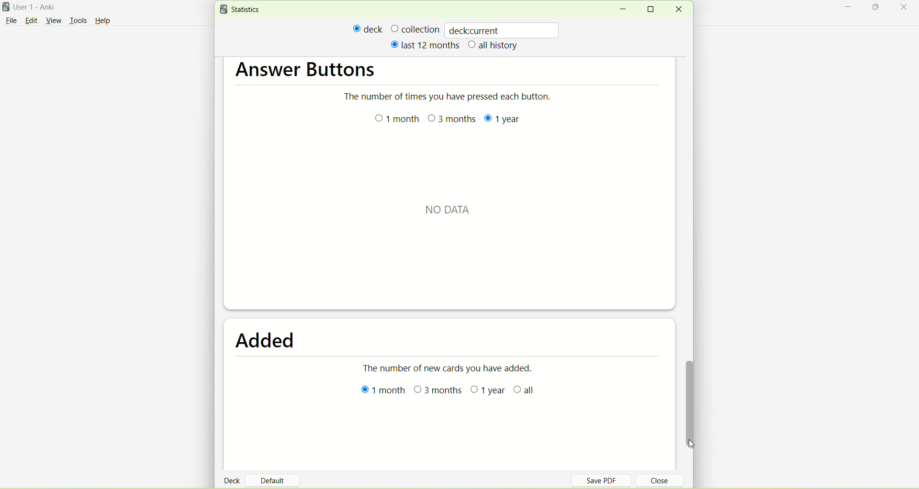 The image size is (919, 489). What do you see at coordinates (654, 482) in the screenshot?
I see `close` at bounding box center [654, 482].